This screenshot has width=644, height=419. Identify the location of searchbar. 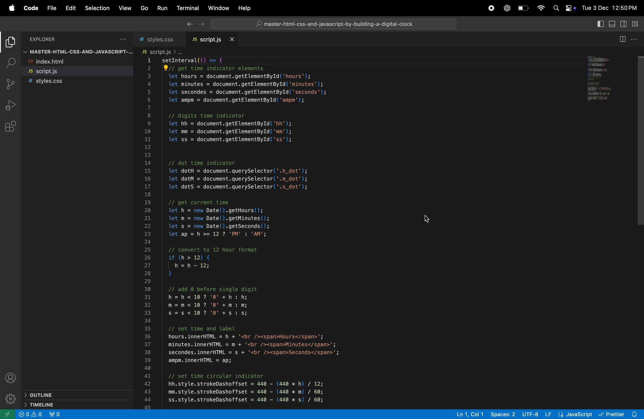
(333, 24).